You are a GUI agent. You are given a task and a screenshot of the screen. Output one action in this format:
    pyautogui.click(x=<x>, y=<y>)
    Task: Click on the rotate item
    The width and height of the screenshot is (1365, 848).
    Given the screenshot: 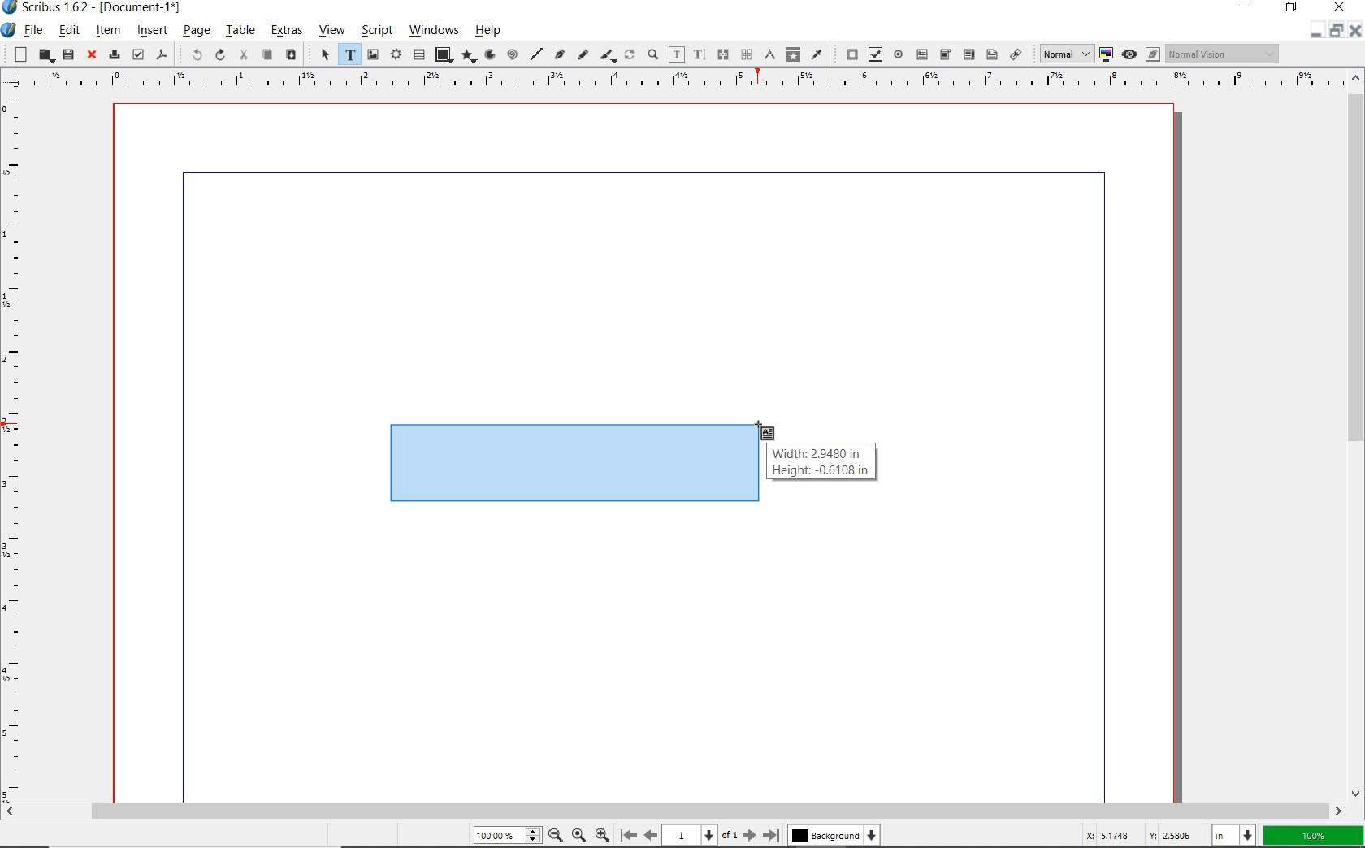 What is the action you would take?
    pyautogui.click(x=630, y=56)
    